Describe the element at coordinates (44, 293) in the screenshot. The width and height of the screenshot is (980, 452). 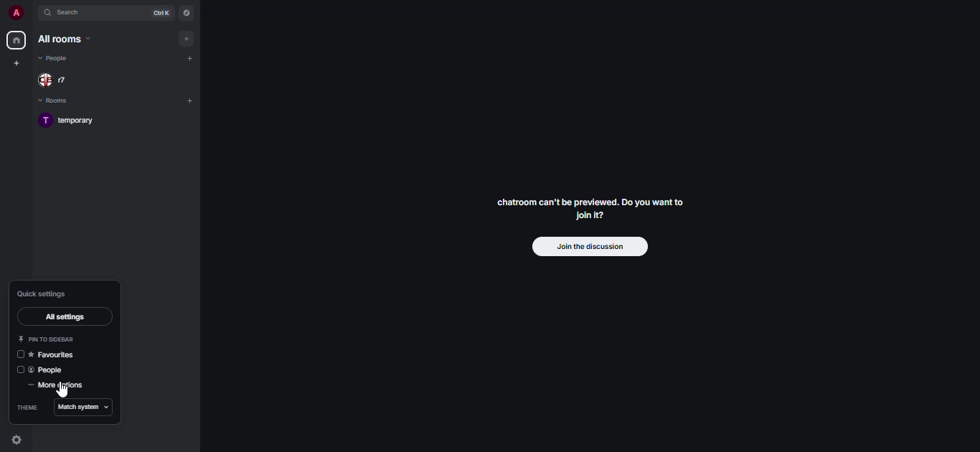
I see `quick settings` at that location.